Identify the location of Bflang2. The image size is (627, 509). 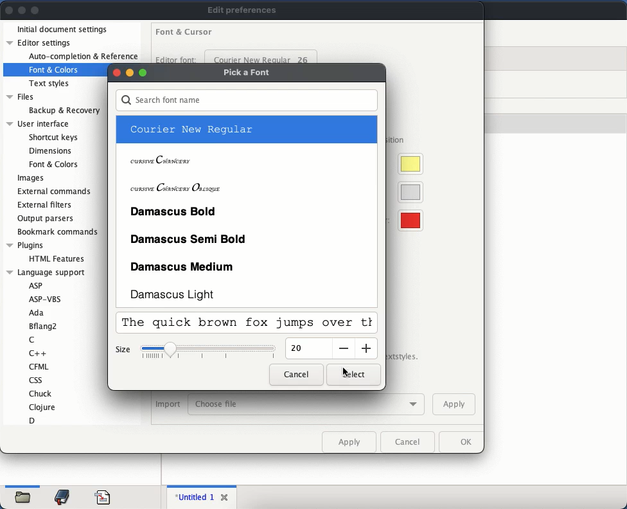
(43, 326).